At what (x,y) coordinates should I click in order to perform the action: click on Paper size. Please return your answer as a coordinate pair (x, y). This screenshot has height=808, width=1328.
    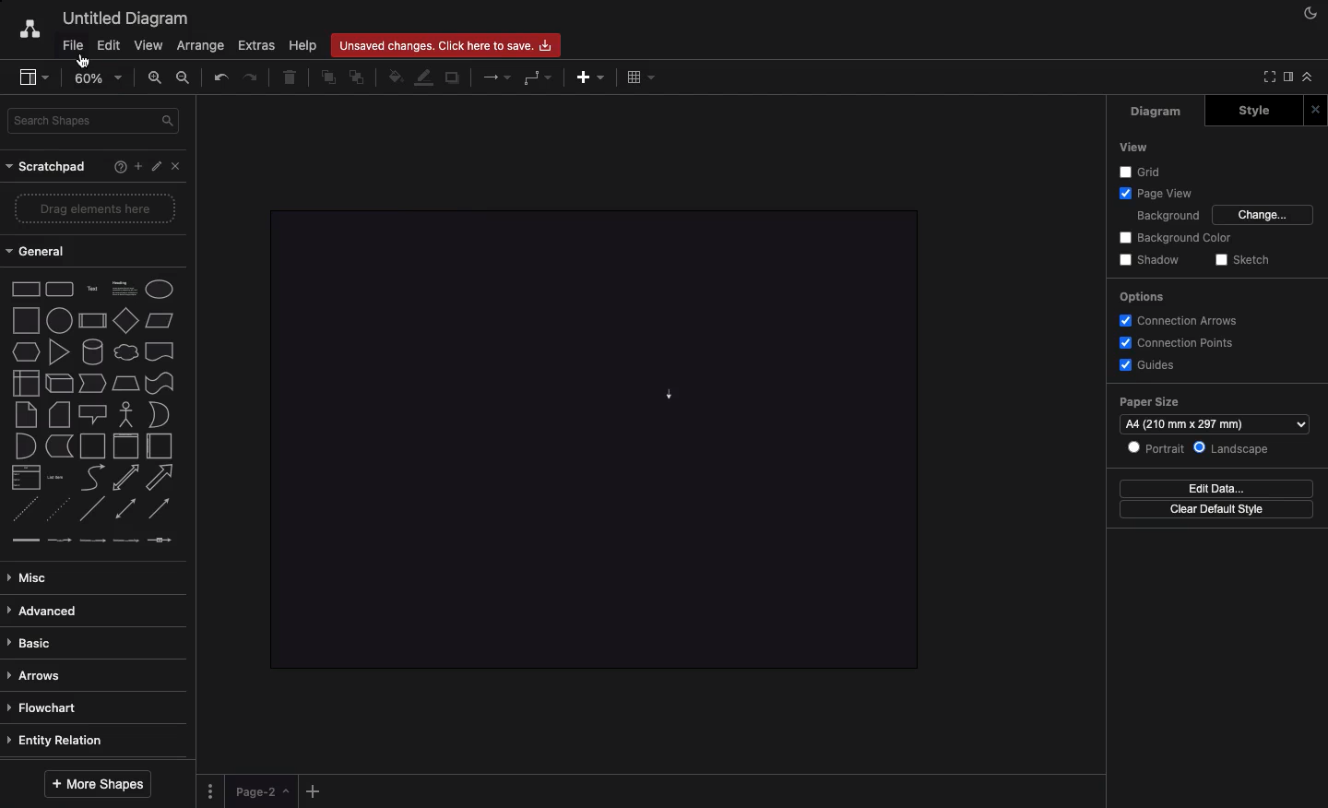
    Looking at the image, I should click on (1215, 403).